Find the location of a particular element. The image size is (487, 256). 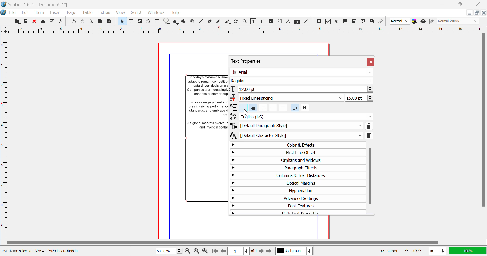

Extras is located at coordinates (105, 13).